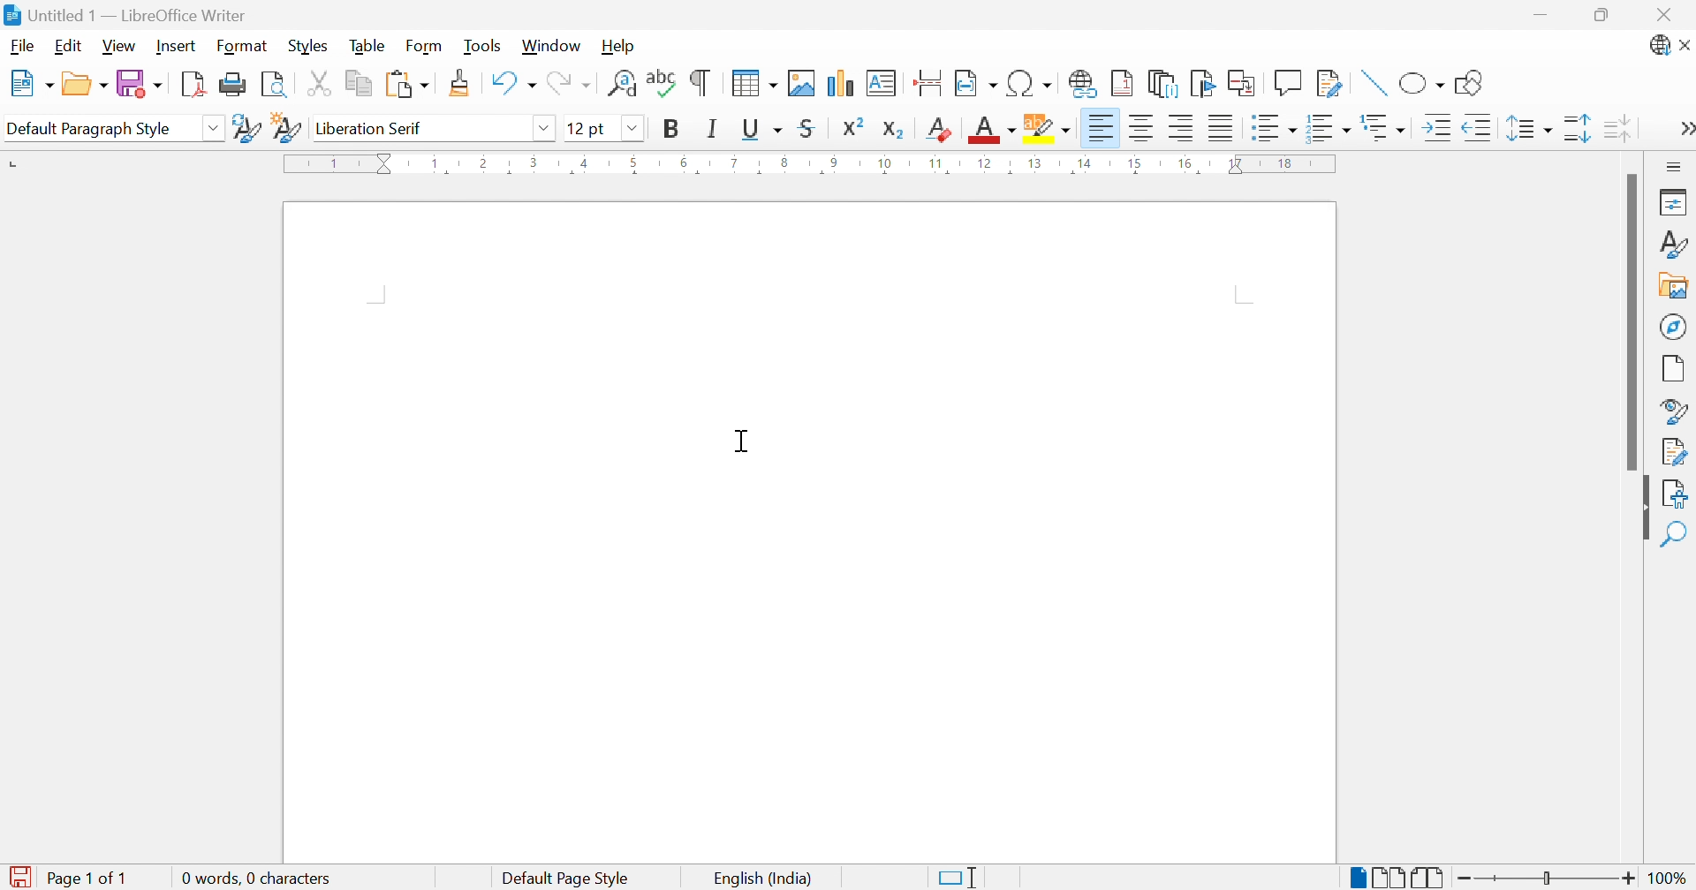  Describe the element at coordinates (84, 82) in the screenshot. I see `Open` at that location.